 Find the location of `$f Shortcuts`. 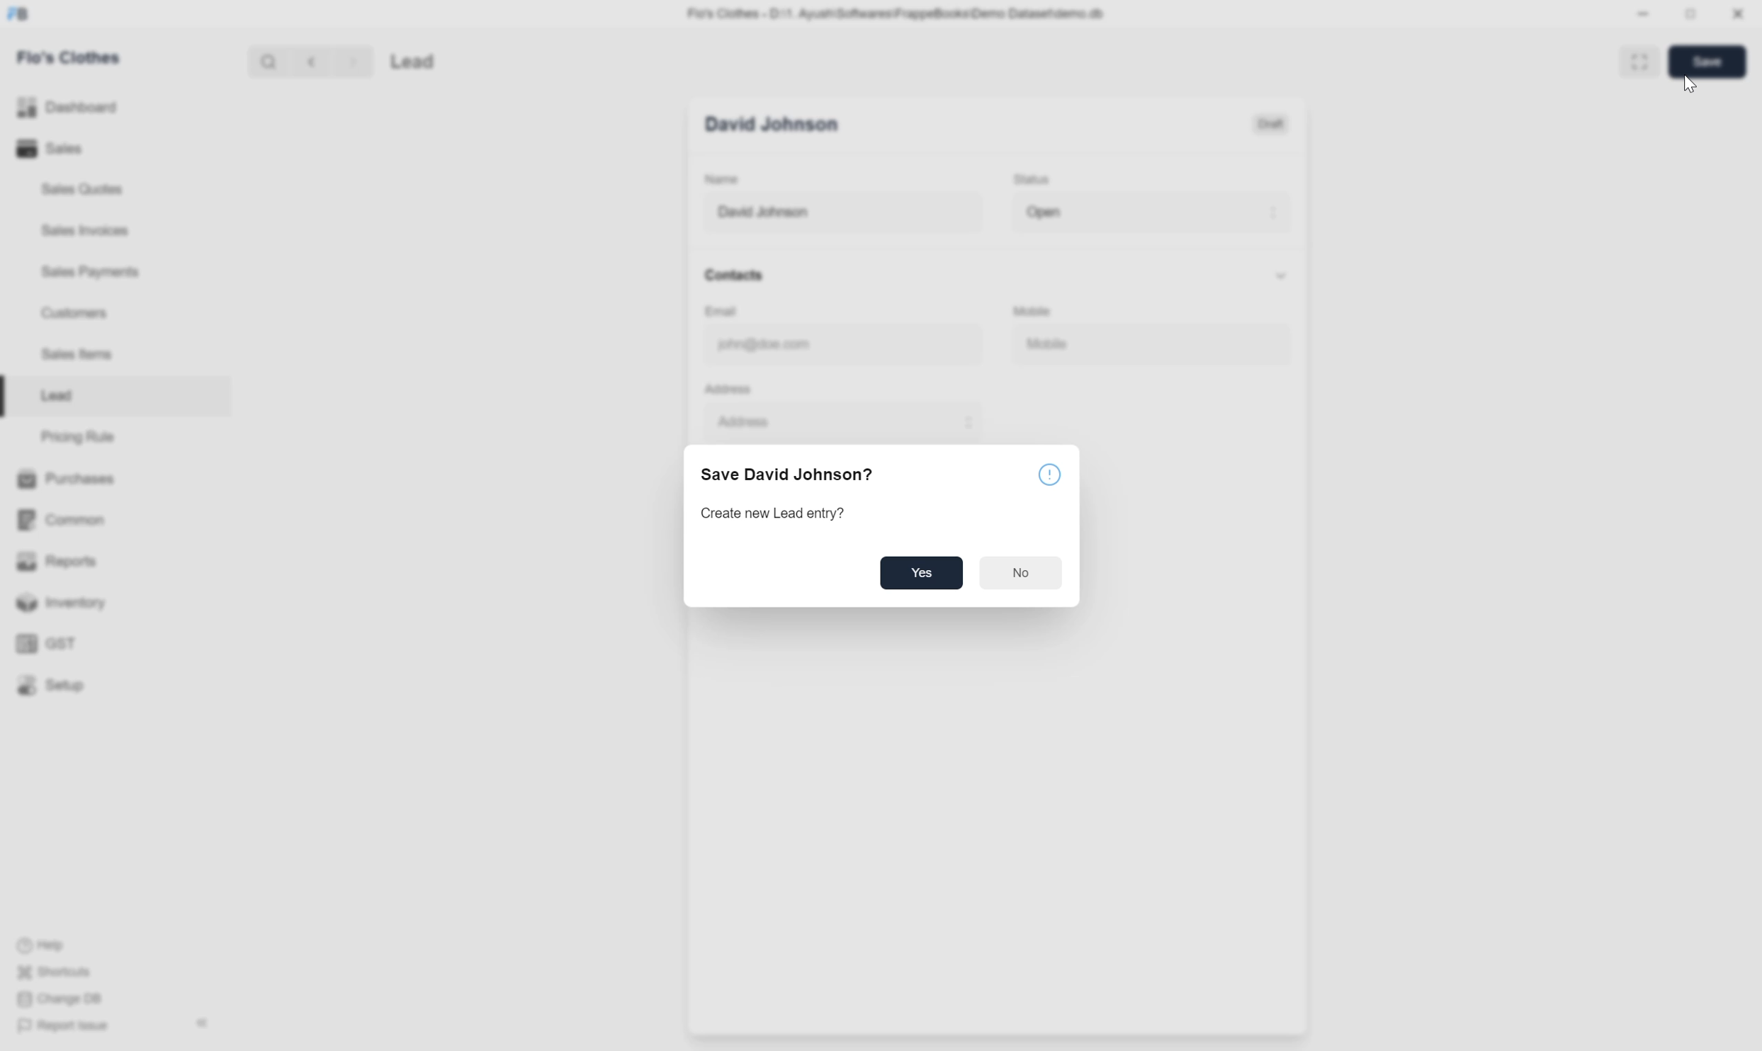

$f Shortcuts is located at coordinates (57, 970).